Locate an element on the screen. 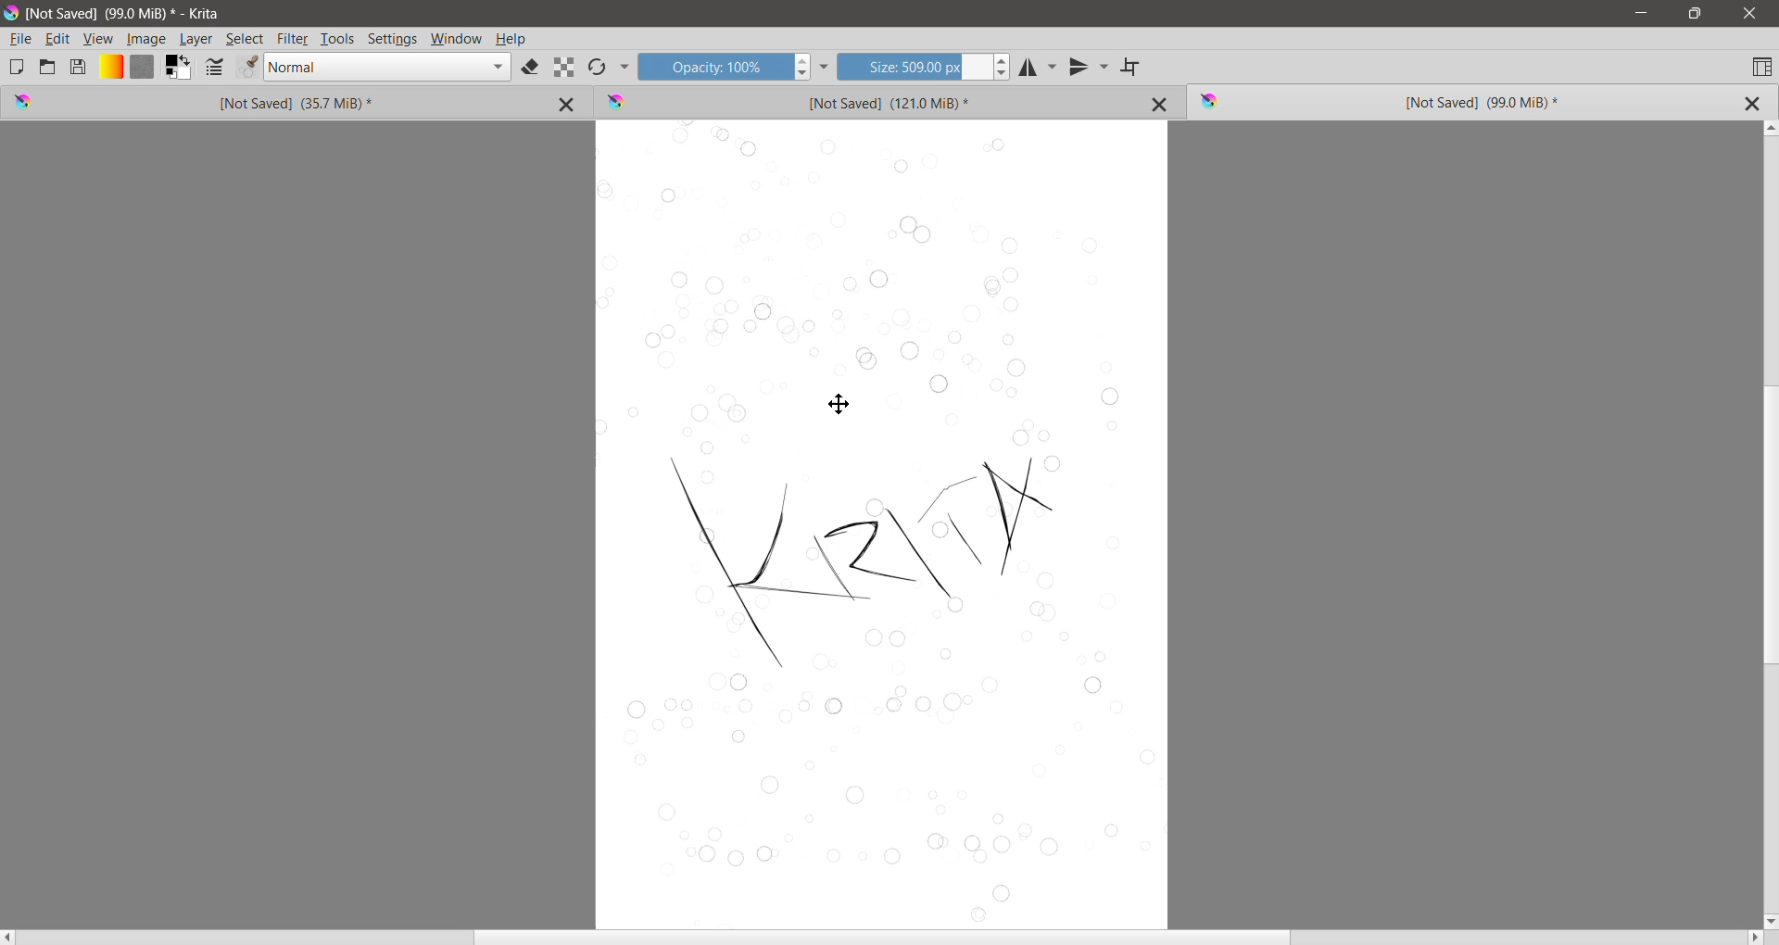  Unsaved Image Tab 2 is located at coordinates (859, 101).